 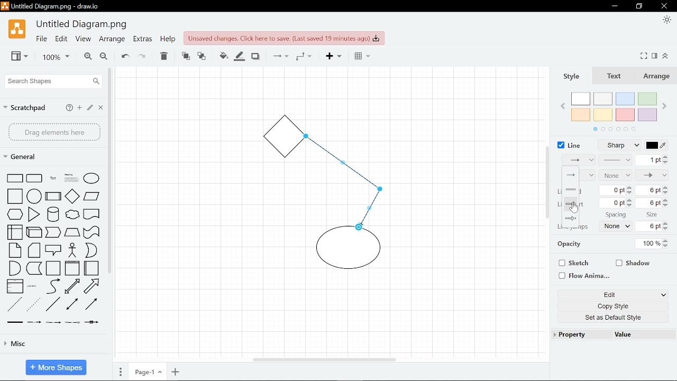 I want to click on shape, so click(x=52, y=286).